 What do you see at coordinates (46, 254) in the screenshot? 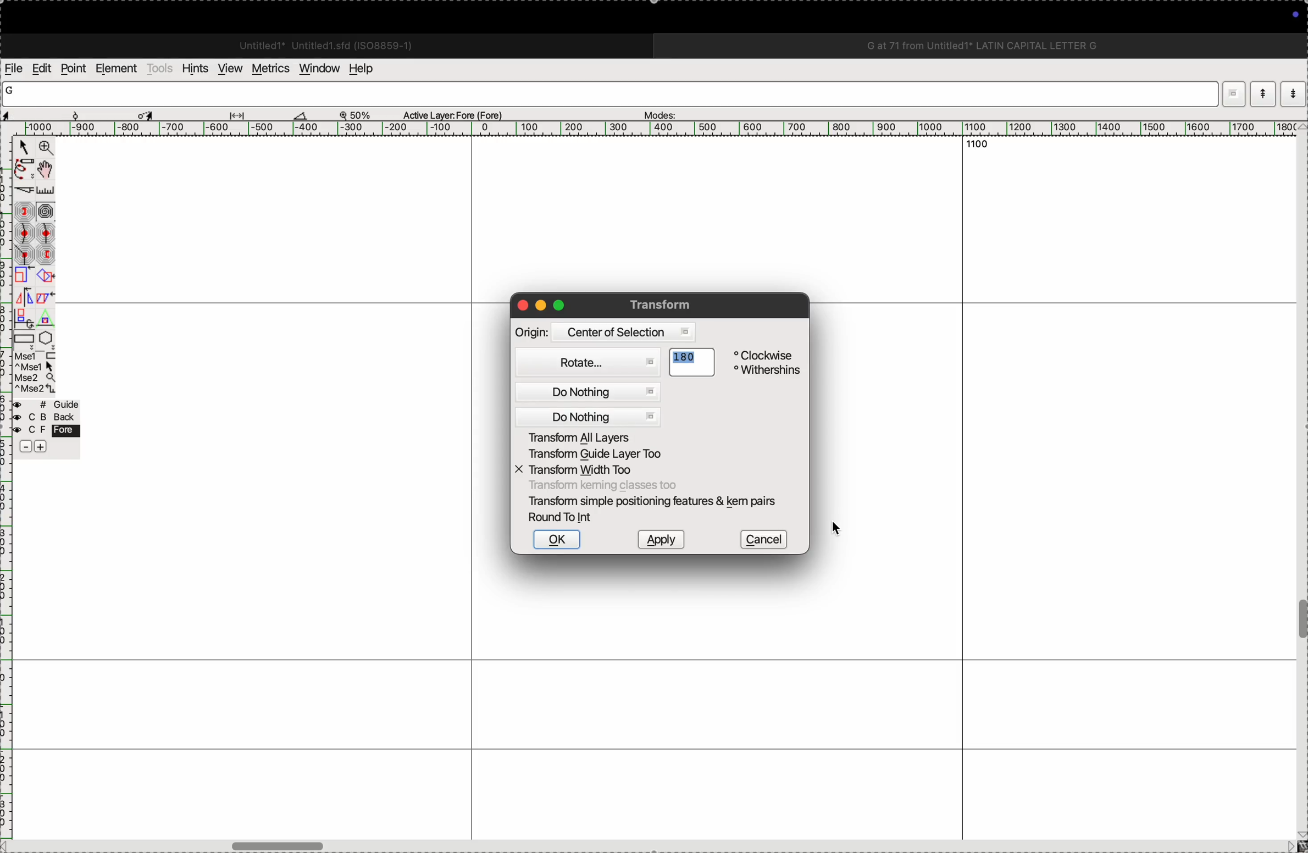
I see `previous constraint point` at bounding box center [46, 254].